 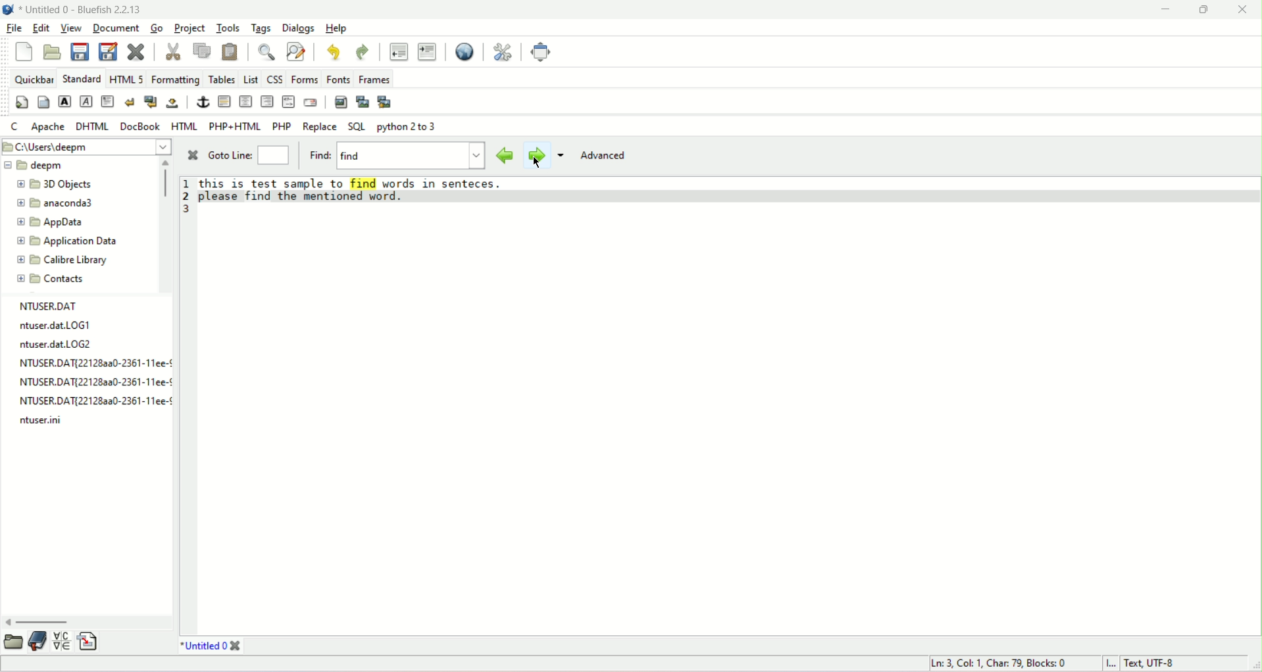 What do you see at coordinates (247, 80) in the screenshot?
I see `list` at bounding box center [247, 80].